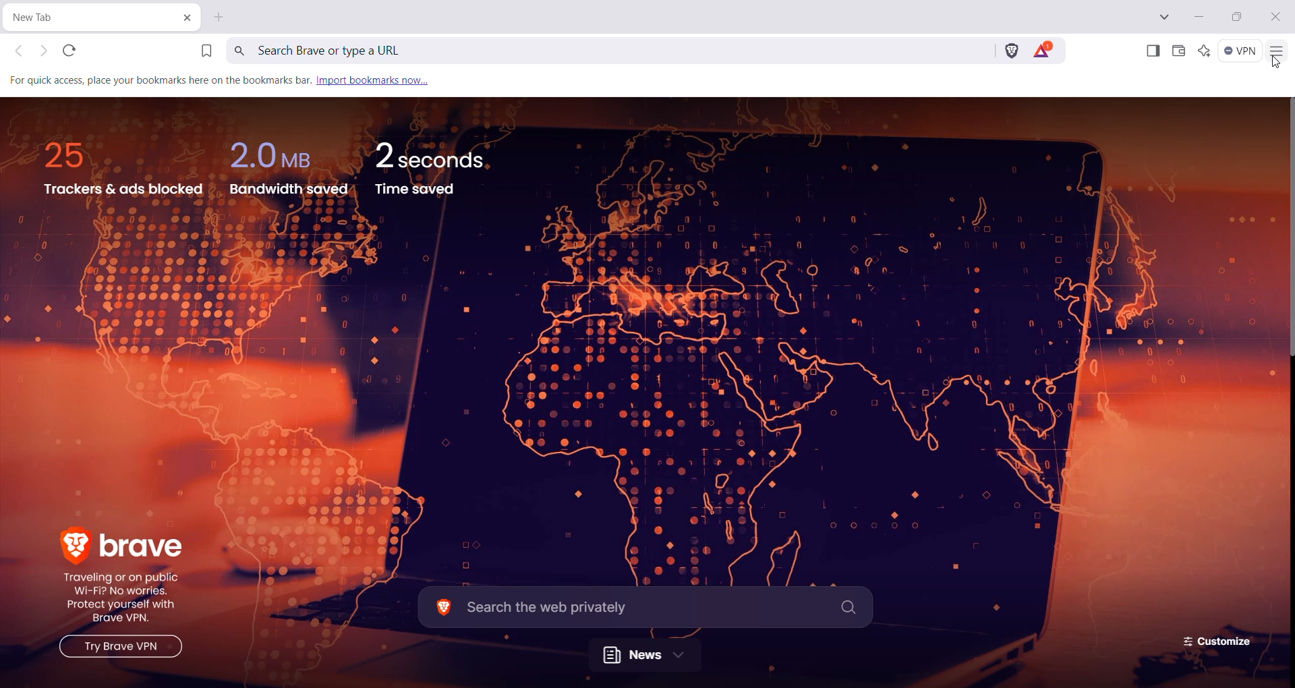 The height and width of the screenshot is (688, 1295). What do you see at coordinates (1276, 63) in the screenshot?
I see `cursor` at bounding box center [1276, 63].